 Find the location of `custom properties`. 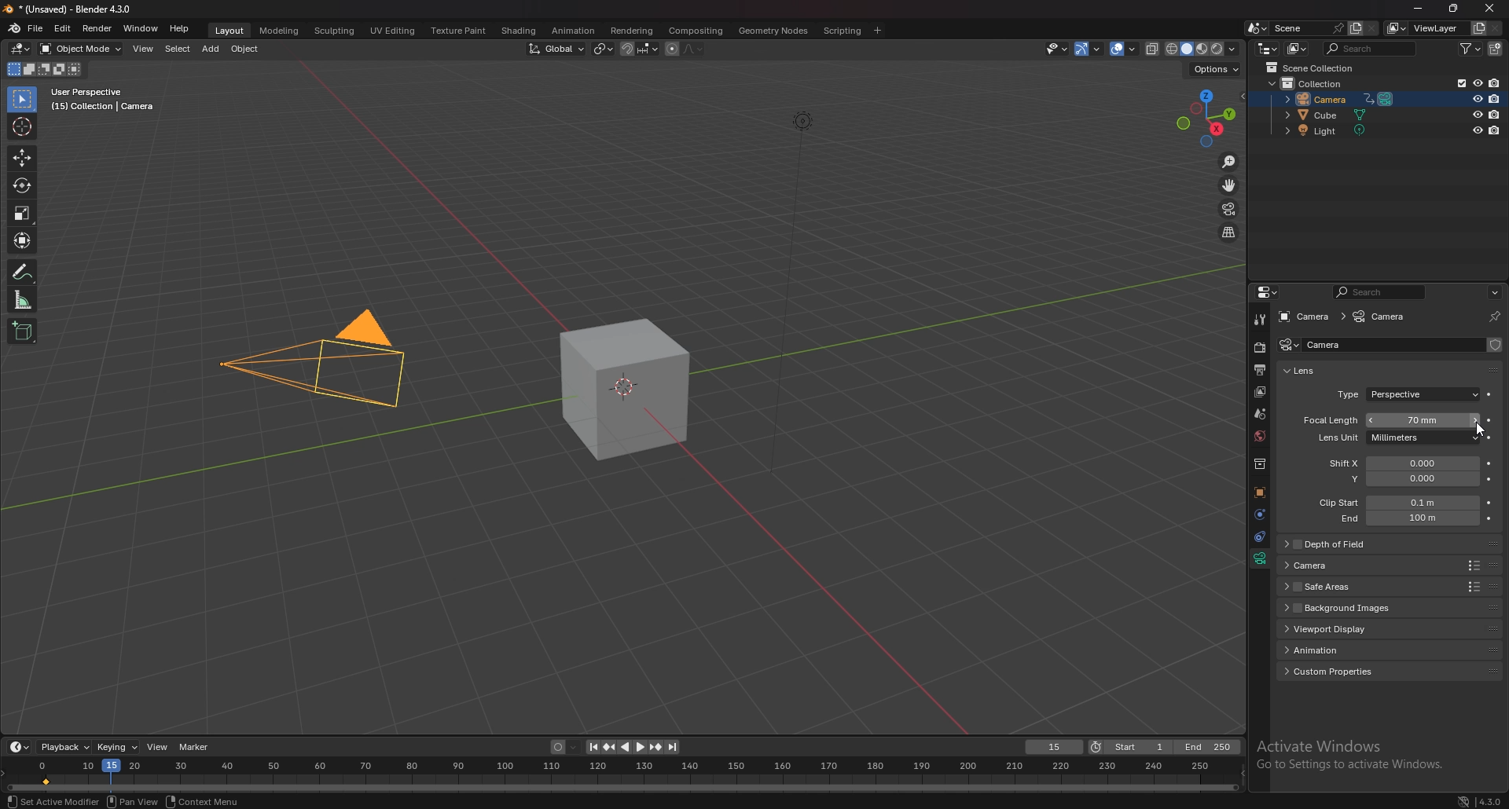

custom properties is located at coordinates (1341, 670).